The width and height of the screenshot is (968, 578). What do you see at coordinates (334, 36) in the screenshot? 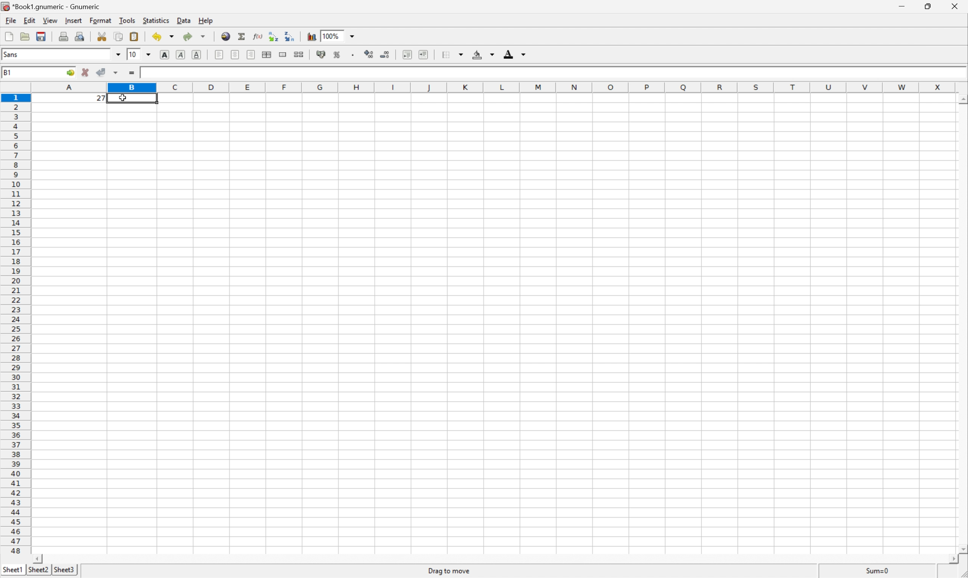
I see `100%` at bounding box center [334, 36].